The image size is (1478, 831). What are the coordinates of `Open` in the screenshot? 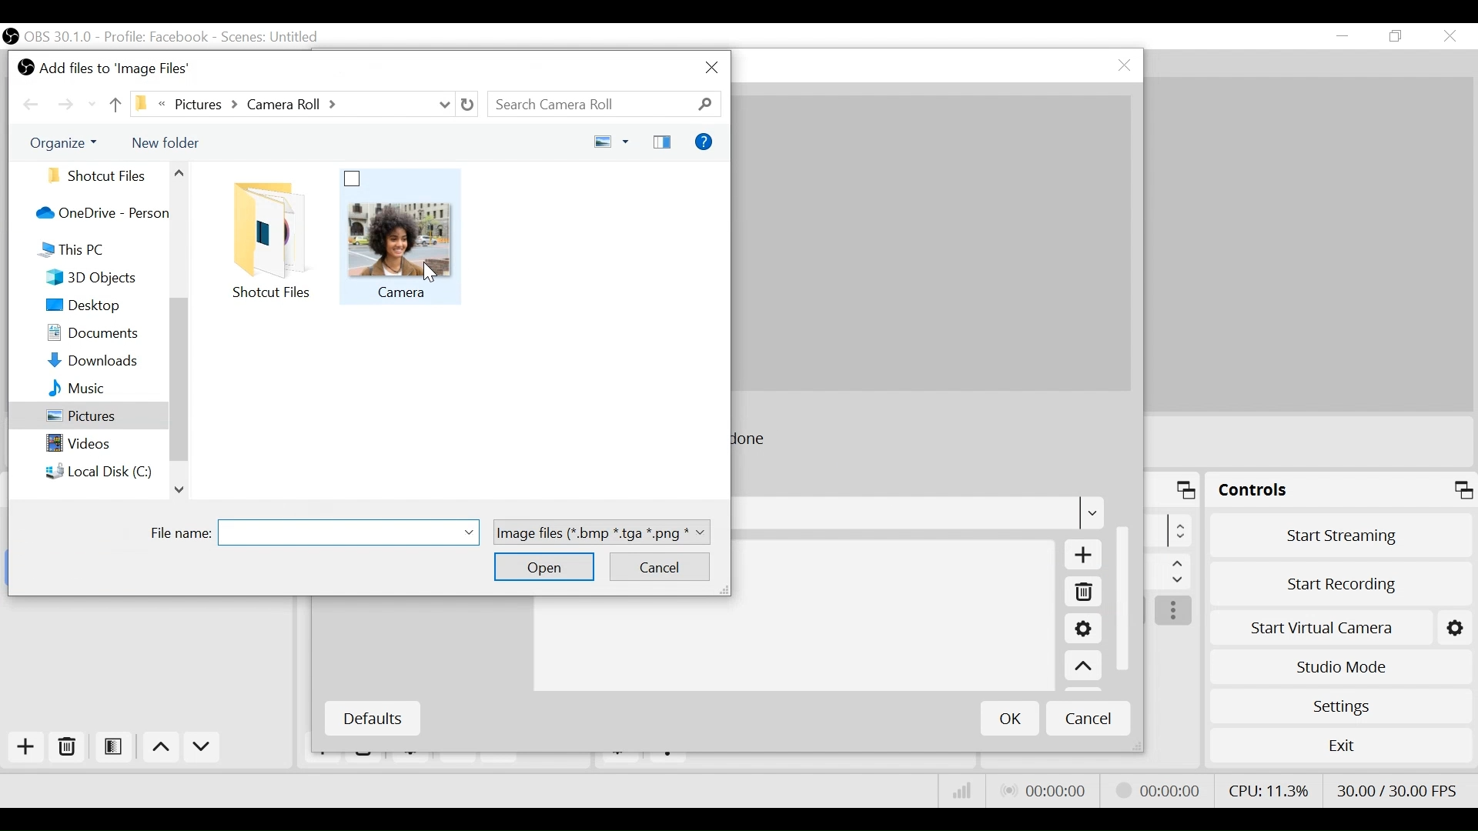 It's located at (546, 568).